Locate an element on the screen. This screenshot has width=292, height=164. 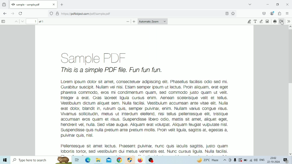
Open application menu is located at coordinates (287, 13).